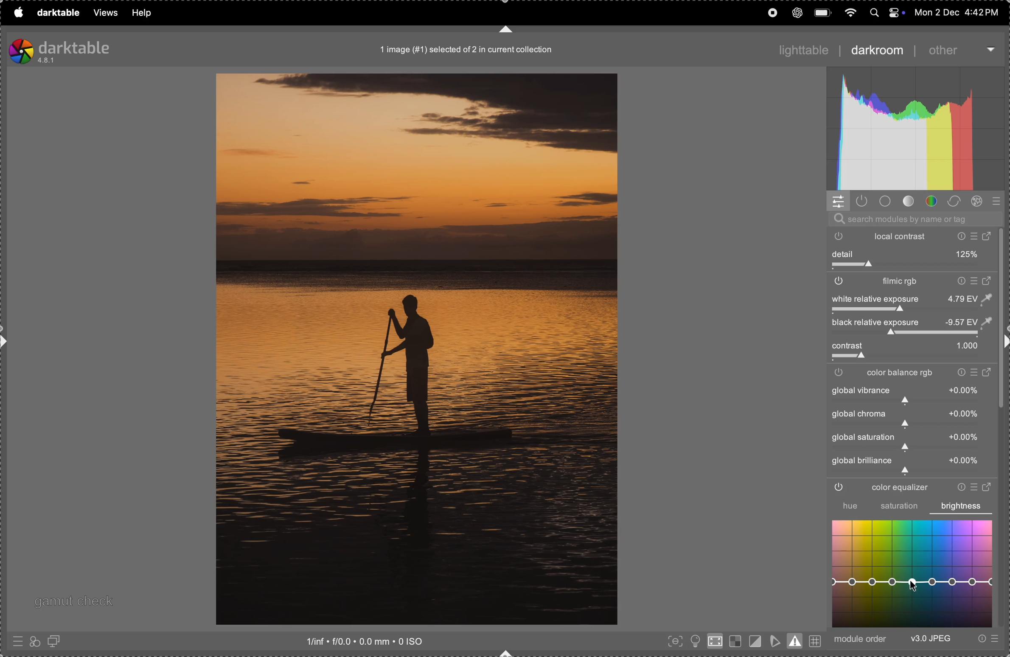 The image size is (1010, 657). What do you see at coordinates (34, 640) in the screenshot?
I see `apply filter` at bounding box center [34, 640].